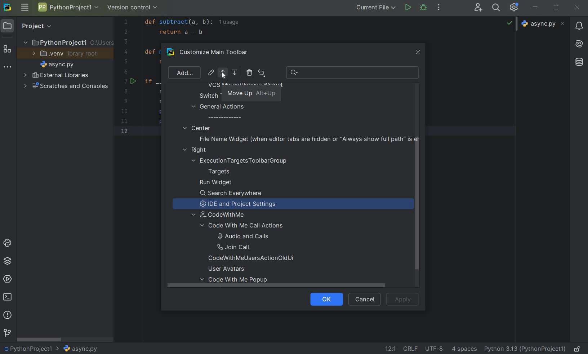 The image size is (588, 354). Describe the element at coordinates (246, 86) in the screenshot. I see `VCS Merge/rebase widget` at that location.